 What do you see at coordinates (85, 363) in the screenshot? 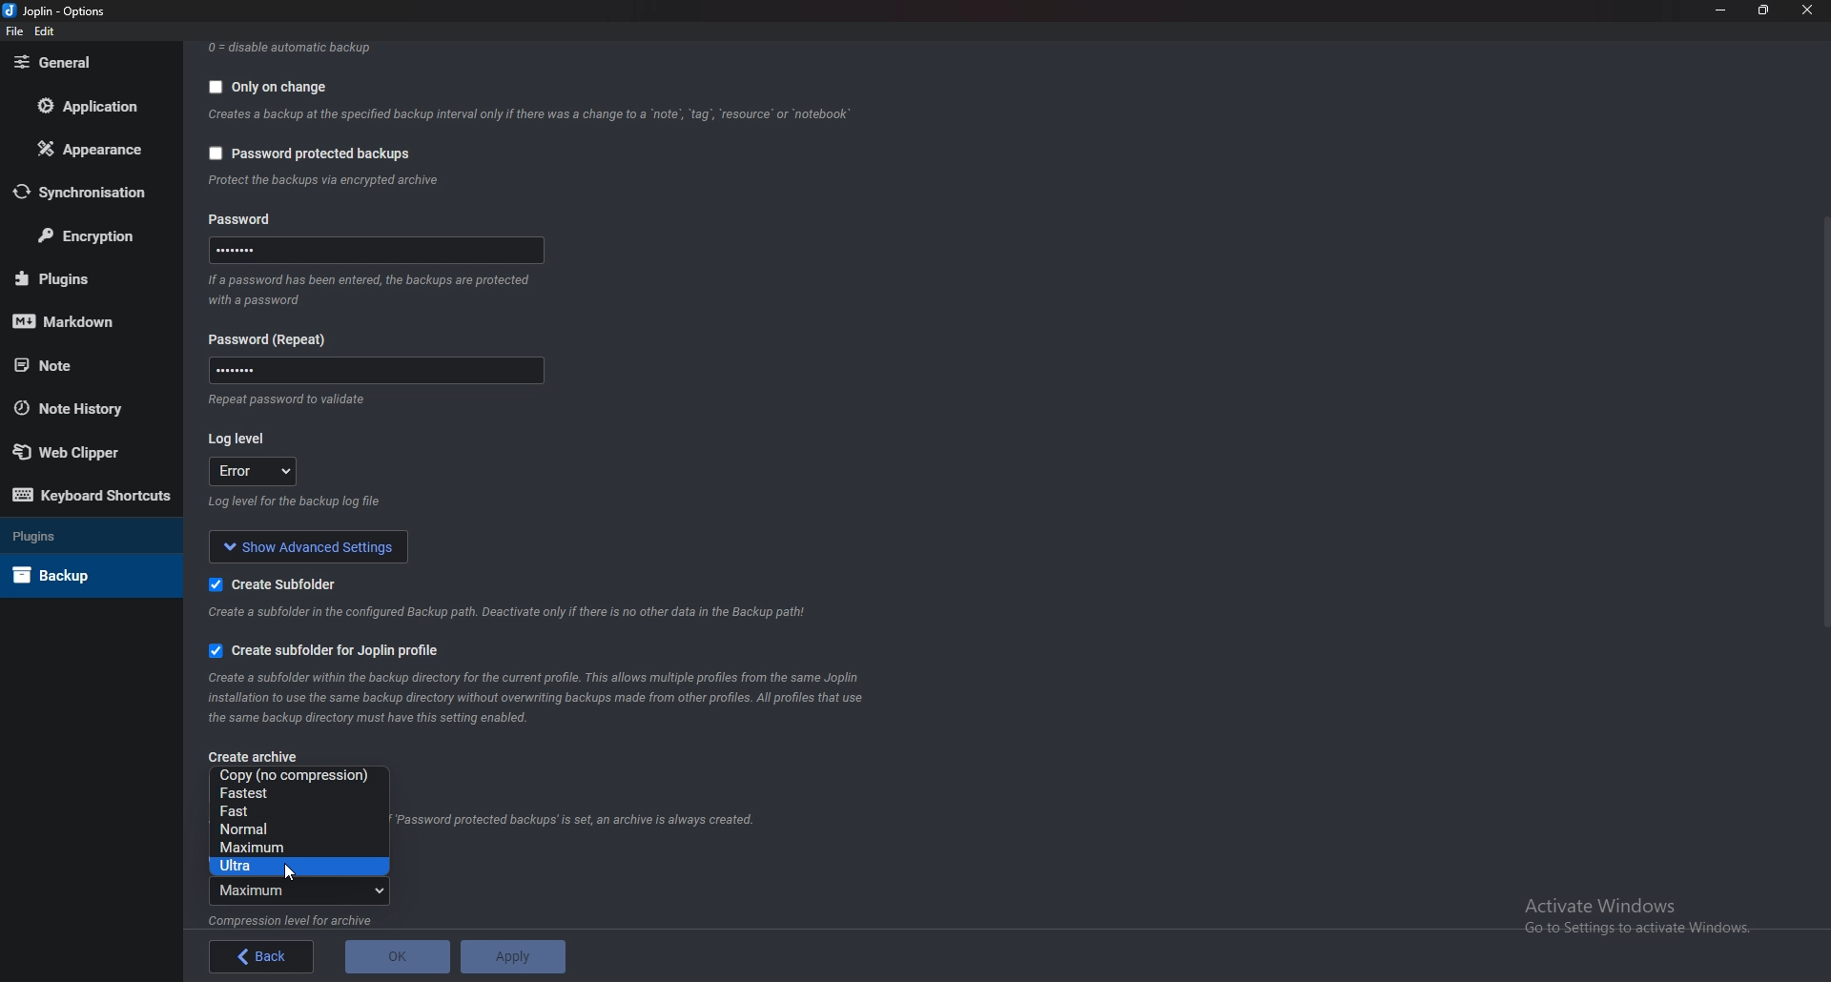
I see `Note` at bounding box center [85, 363].